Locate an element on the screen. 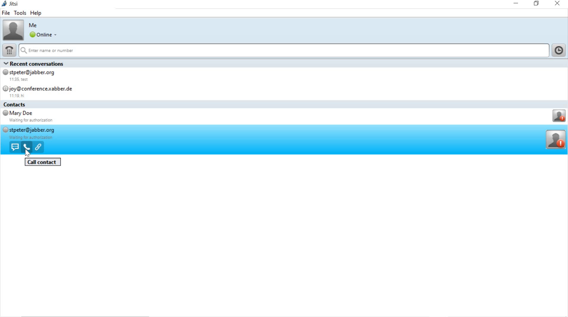  call contact is located at coordinates (43, 161).